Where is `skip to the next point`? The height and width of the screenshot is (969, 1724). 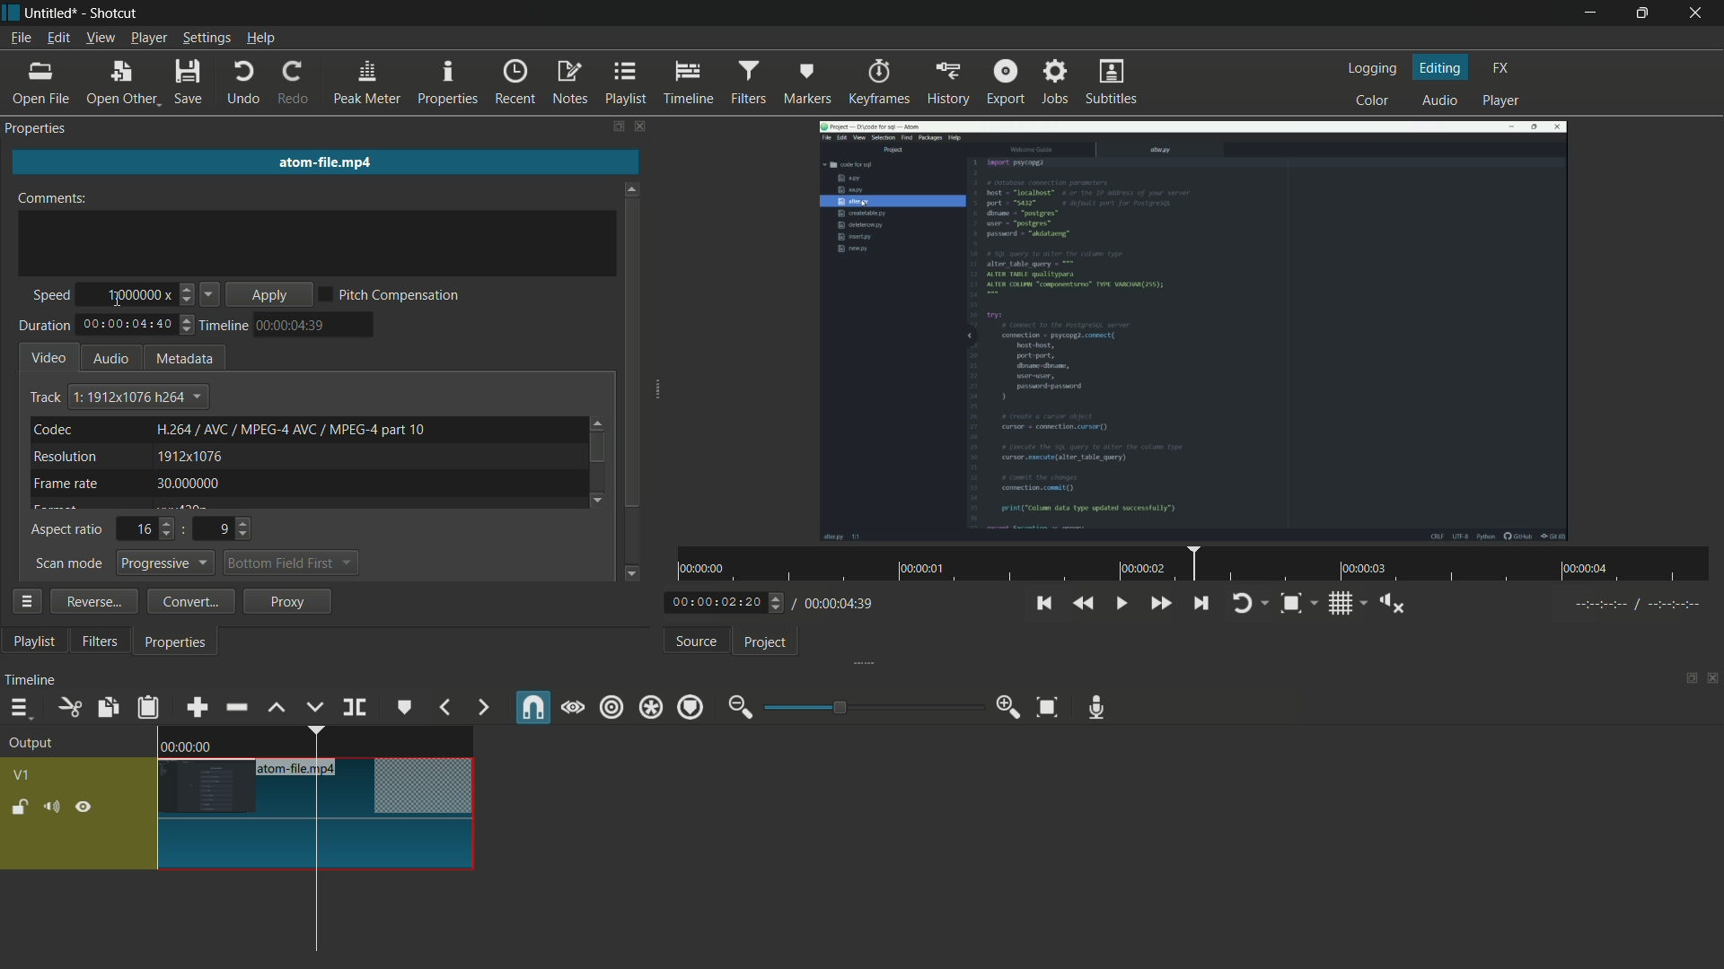
skip to the next point is located at coordinates (1201, 605).